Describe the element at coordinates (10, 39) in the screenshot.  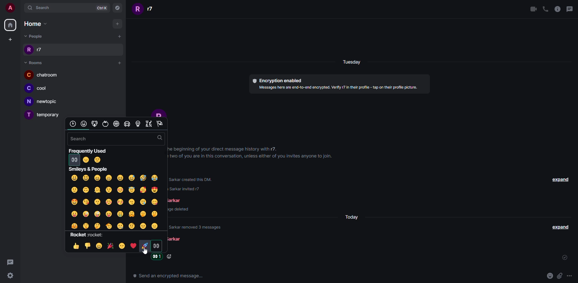
I see `create space` at that location.